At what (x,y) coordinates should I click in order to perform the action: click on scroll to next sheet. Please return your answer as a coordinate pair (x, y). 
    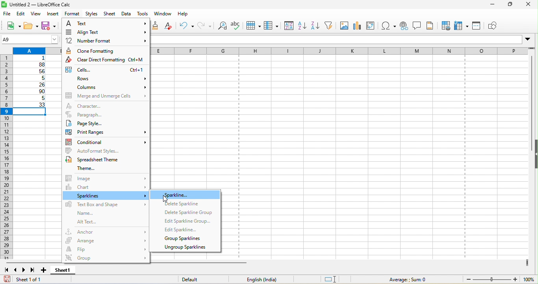
    Looking at the image, I should click on (26, 271).